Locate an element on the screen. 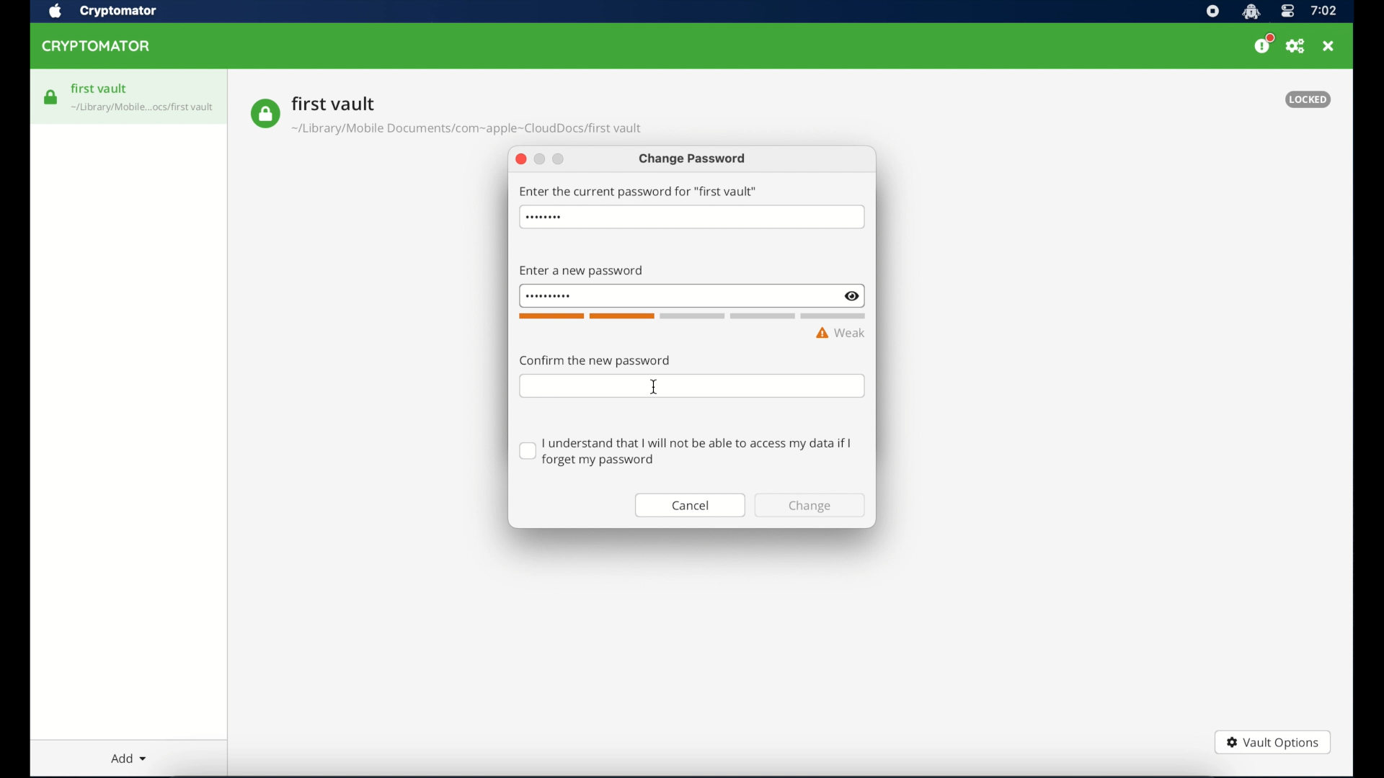 This screenshot has height=778, width=1384. minimize is located at coordinates (541, 160).